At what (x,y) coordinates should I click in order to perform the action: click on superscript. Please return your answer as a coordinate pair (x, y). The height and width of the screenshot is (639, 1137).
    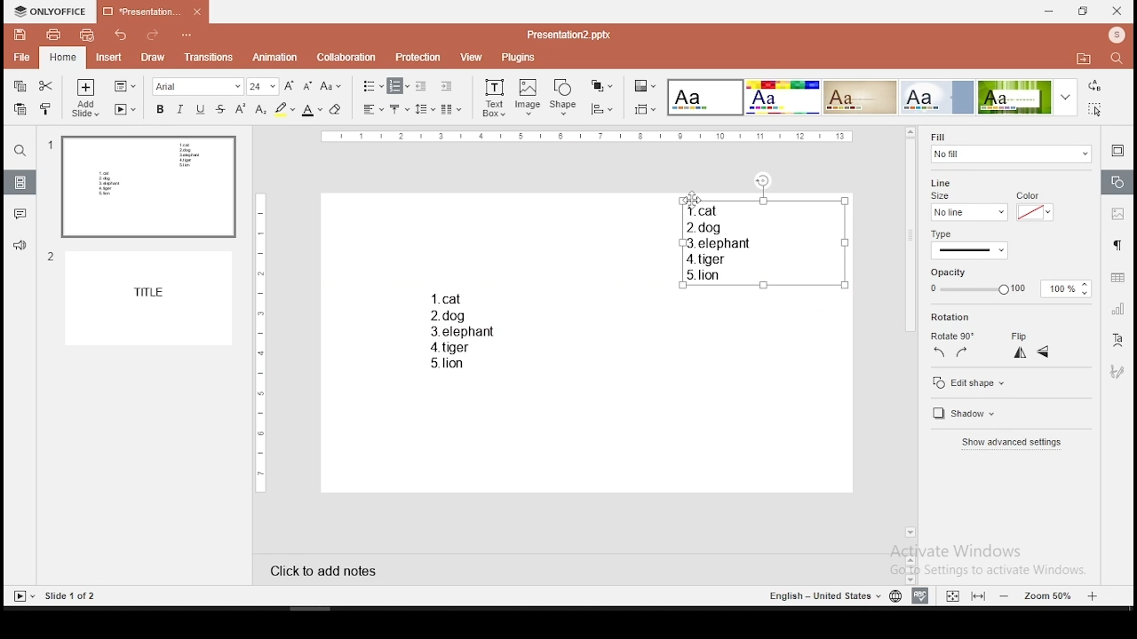
    Looking at the image, I should click on (241, 109).